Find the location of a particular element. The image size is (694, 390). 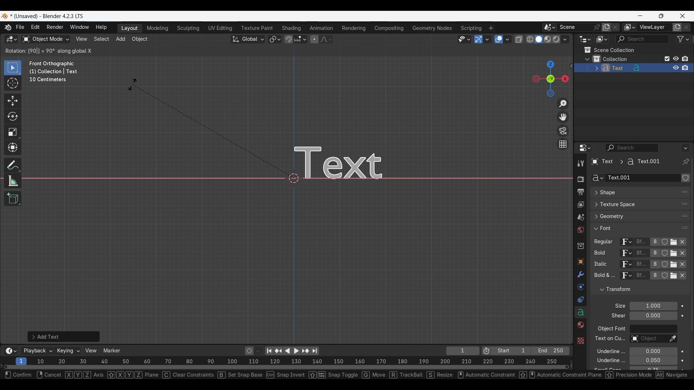

text is located at coordinates (616, 316).